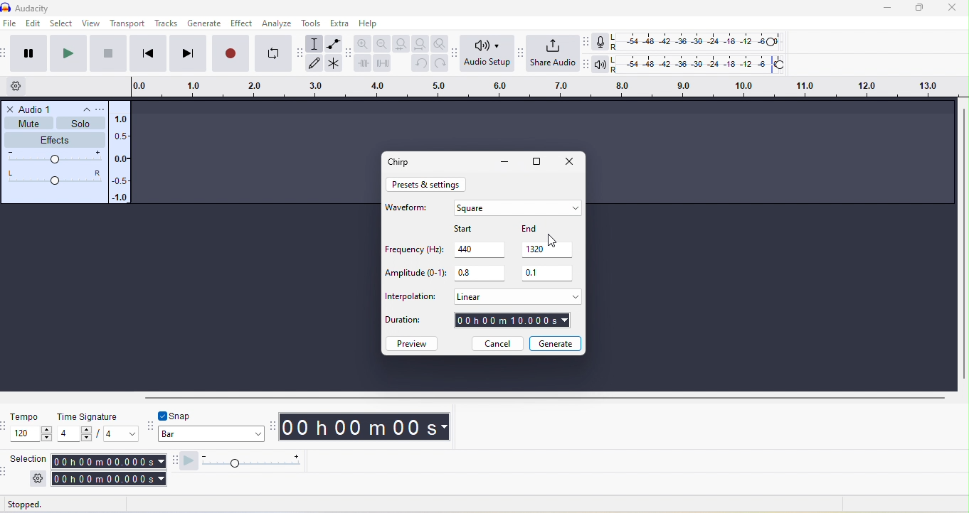  What do you see at coordinates (146, 54) in the screenshot?
I see `skip to start` at bounding box center [146, 54].